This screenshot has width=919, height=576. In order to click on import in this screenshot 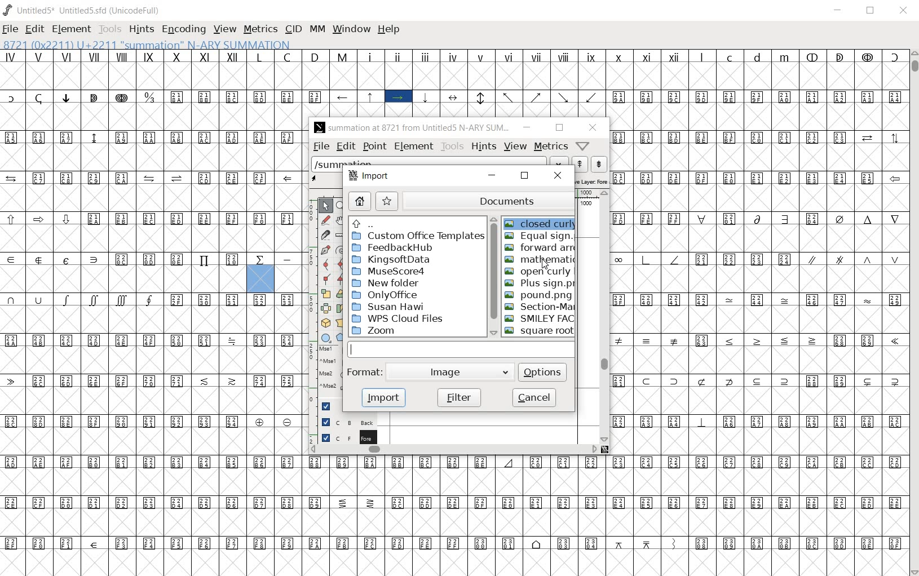, I will do `click(371, 178)`.